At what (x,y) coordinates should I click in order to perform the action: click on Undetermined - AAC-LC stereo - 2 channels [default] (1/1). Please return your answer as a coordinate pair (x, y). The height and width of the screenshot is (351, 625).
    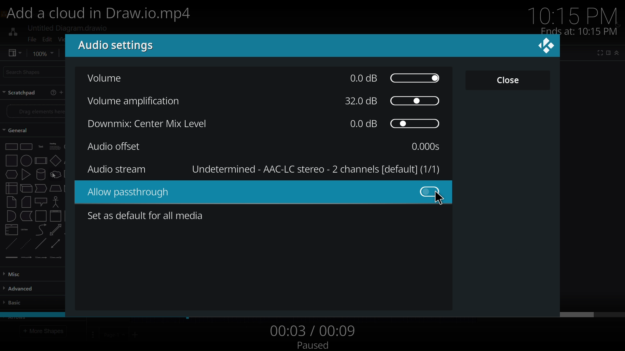
    Looking at the image, I should click on (315, 170).